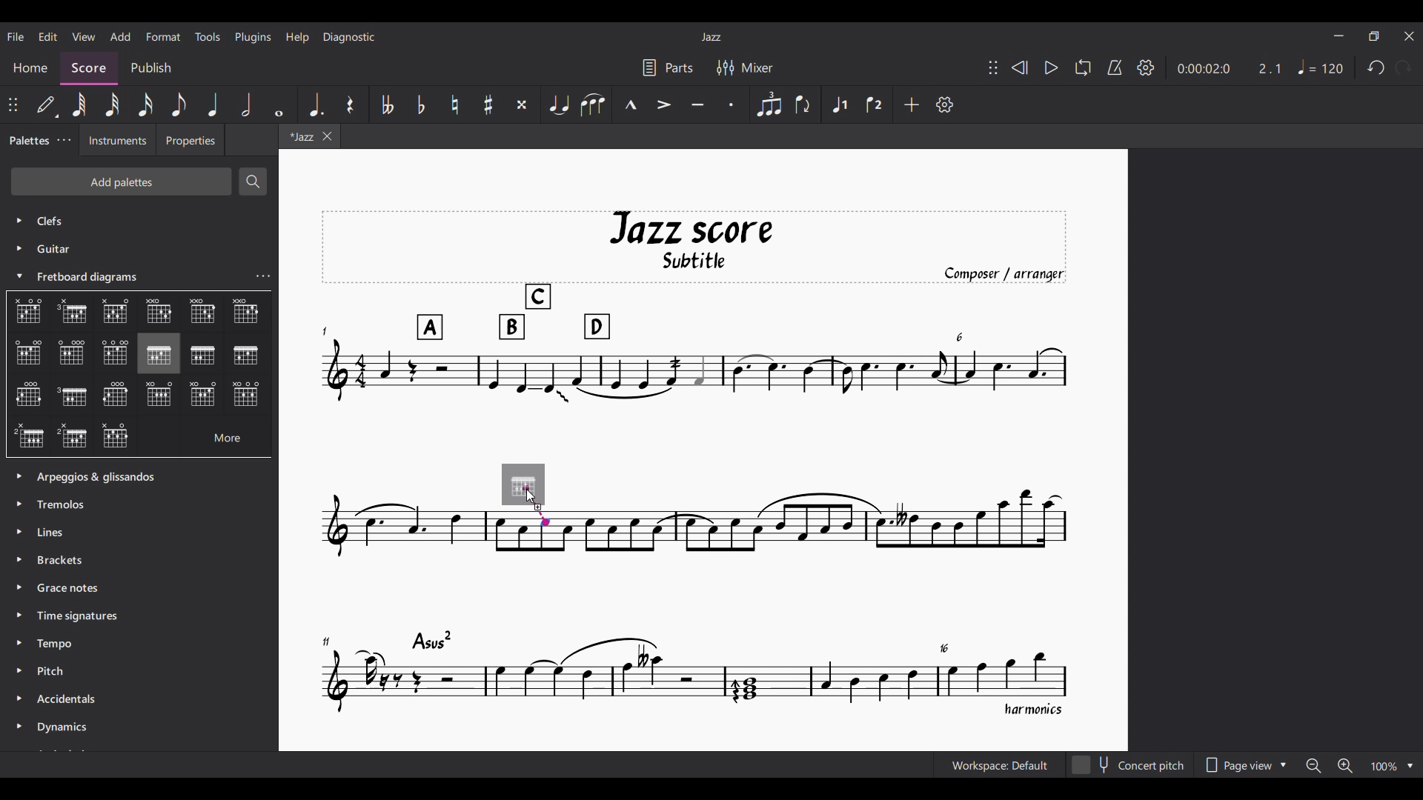  I want to click on Tempo, so click(1321, 67).